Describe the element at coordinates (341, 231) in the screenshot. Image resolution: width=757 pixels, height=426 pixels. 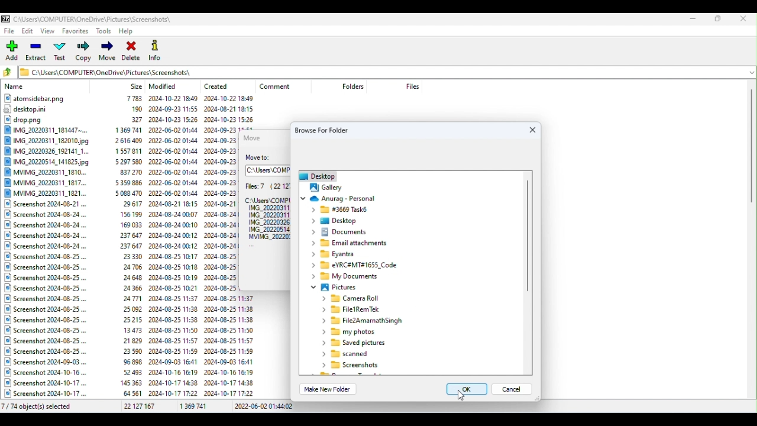
I see `Documents` at that location.